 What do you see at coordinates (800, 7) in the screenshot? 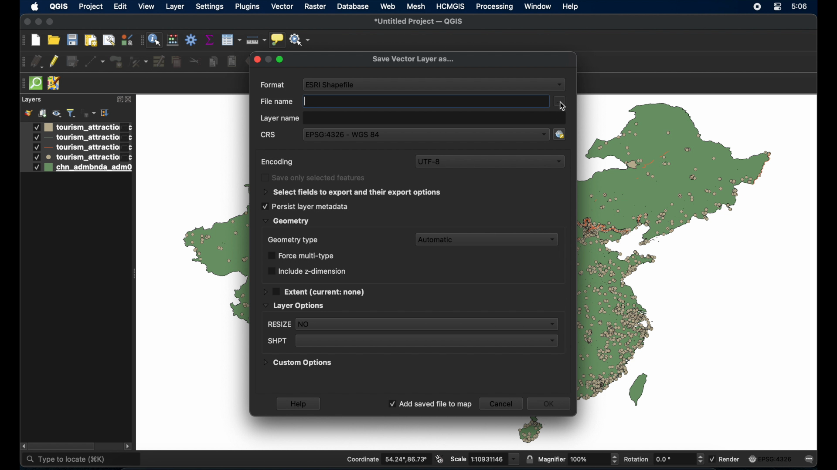
I see `time` at bounding box center [800, 7].